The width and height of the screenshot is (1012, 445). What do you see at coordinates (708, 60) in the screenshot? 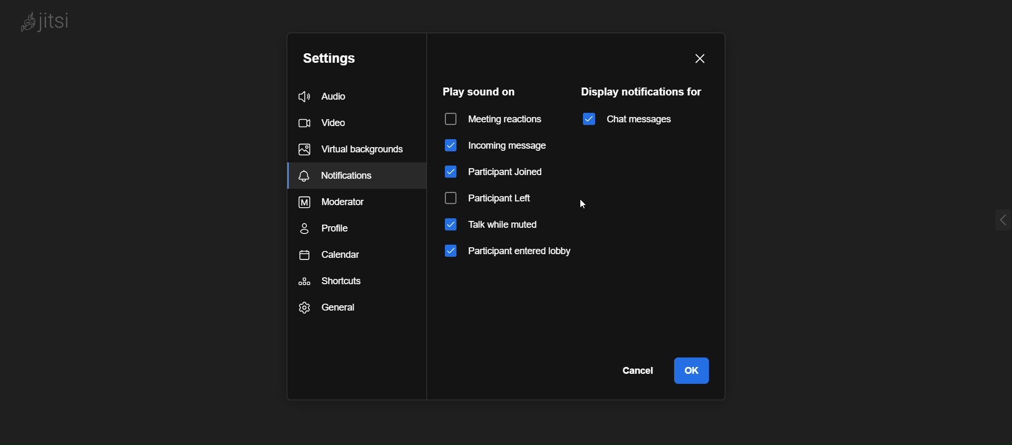
I see `close` at bounding box center [708, 60].